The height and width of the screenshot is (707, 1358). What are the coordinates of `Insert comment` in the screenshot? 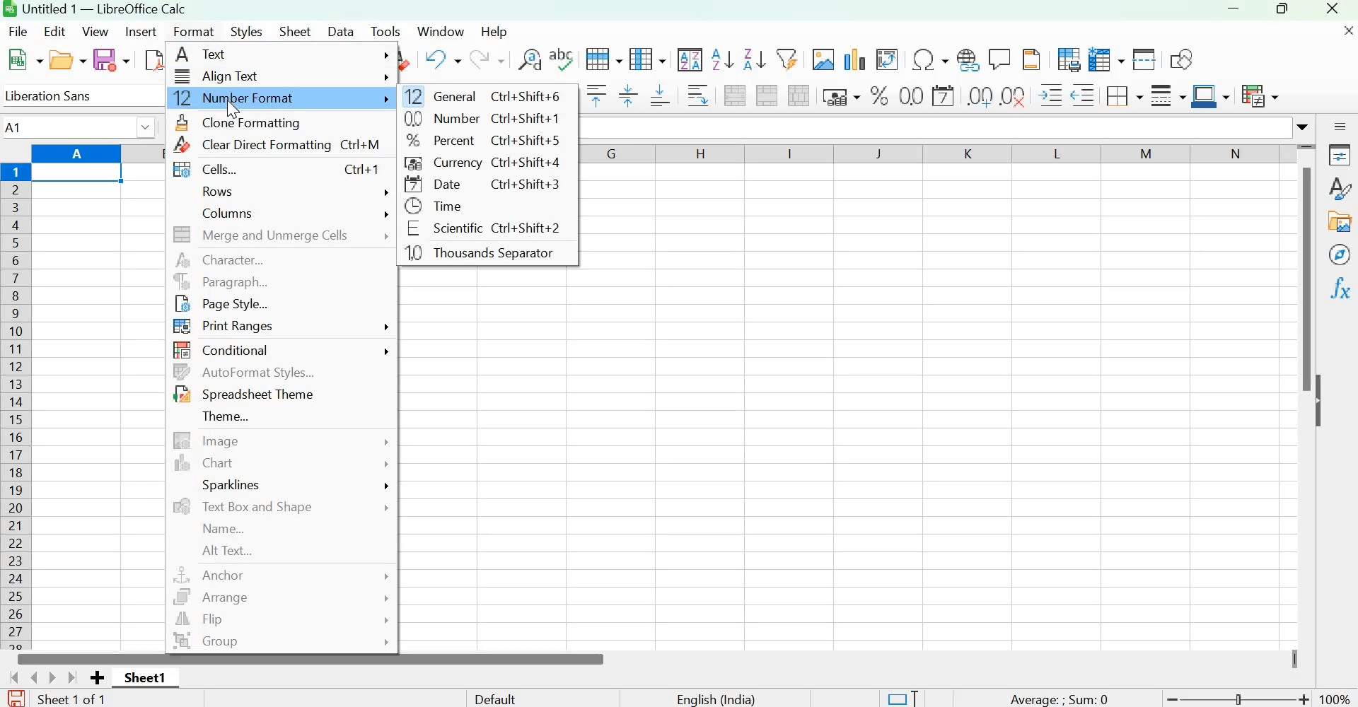 It's located at (1001, 58).